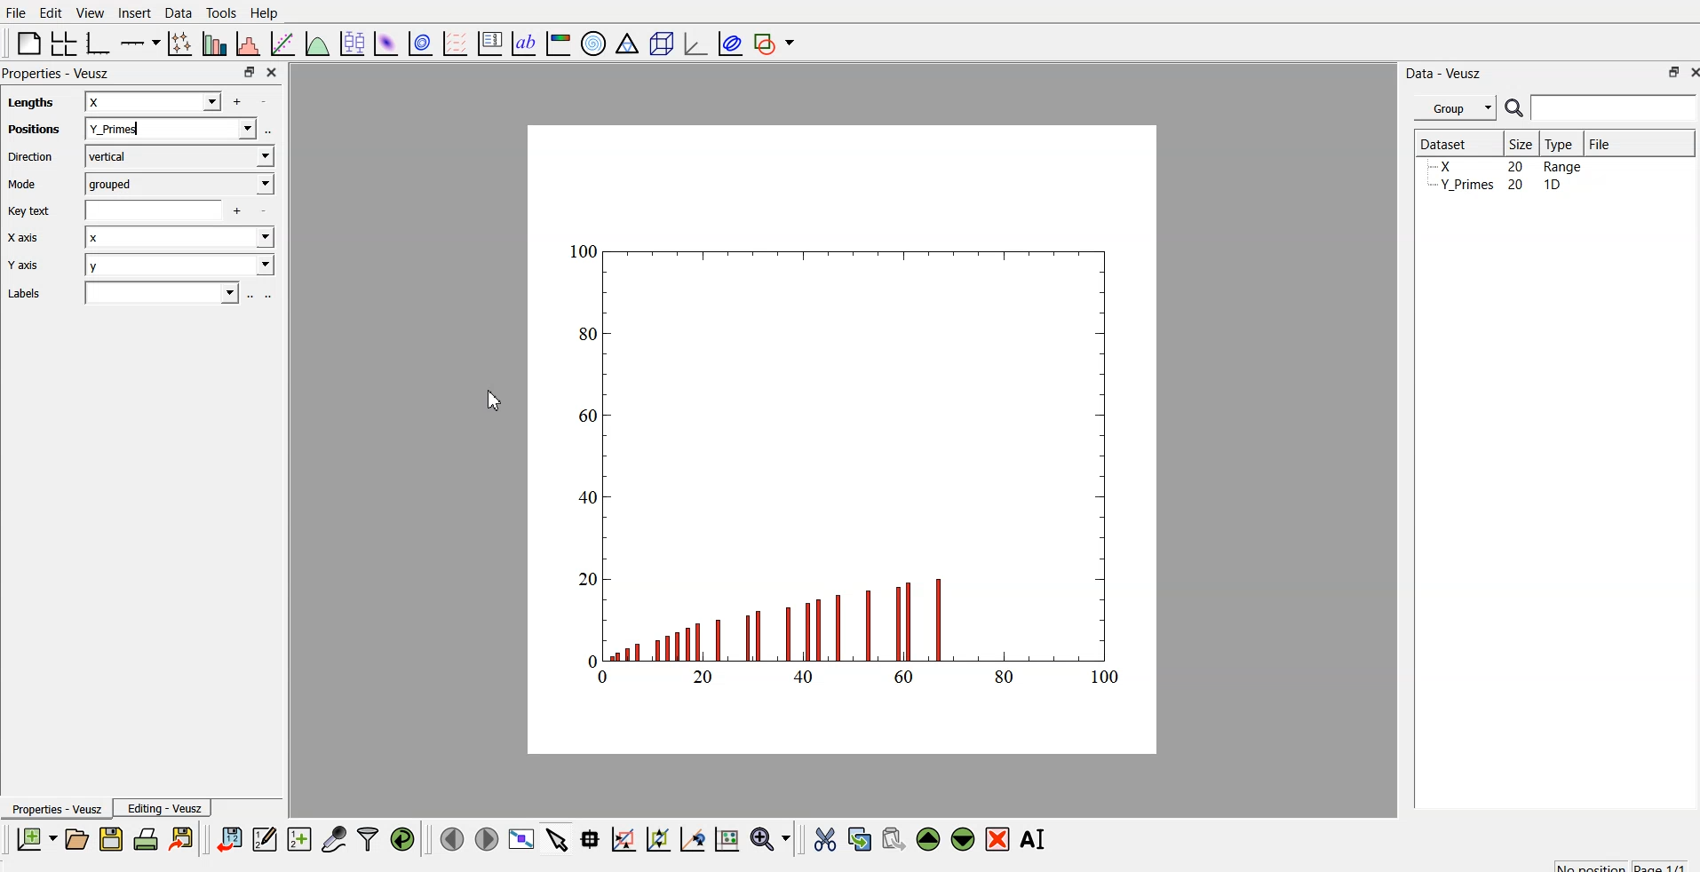 The height and width of the screenshot is (872, 1700). I want to click on add shape to plot, so click(779, 41).